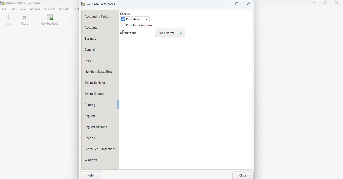  Describe the element at coordinates (248, 4) in the screenshot. I see `Close` at that location.